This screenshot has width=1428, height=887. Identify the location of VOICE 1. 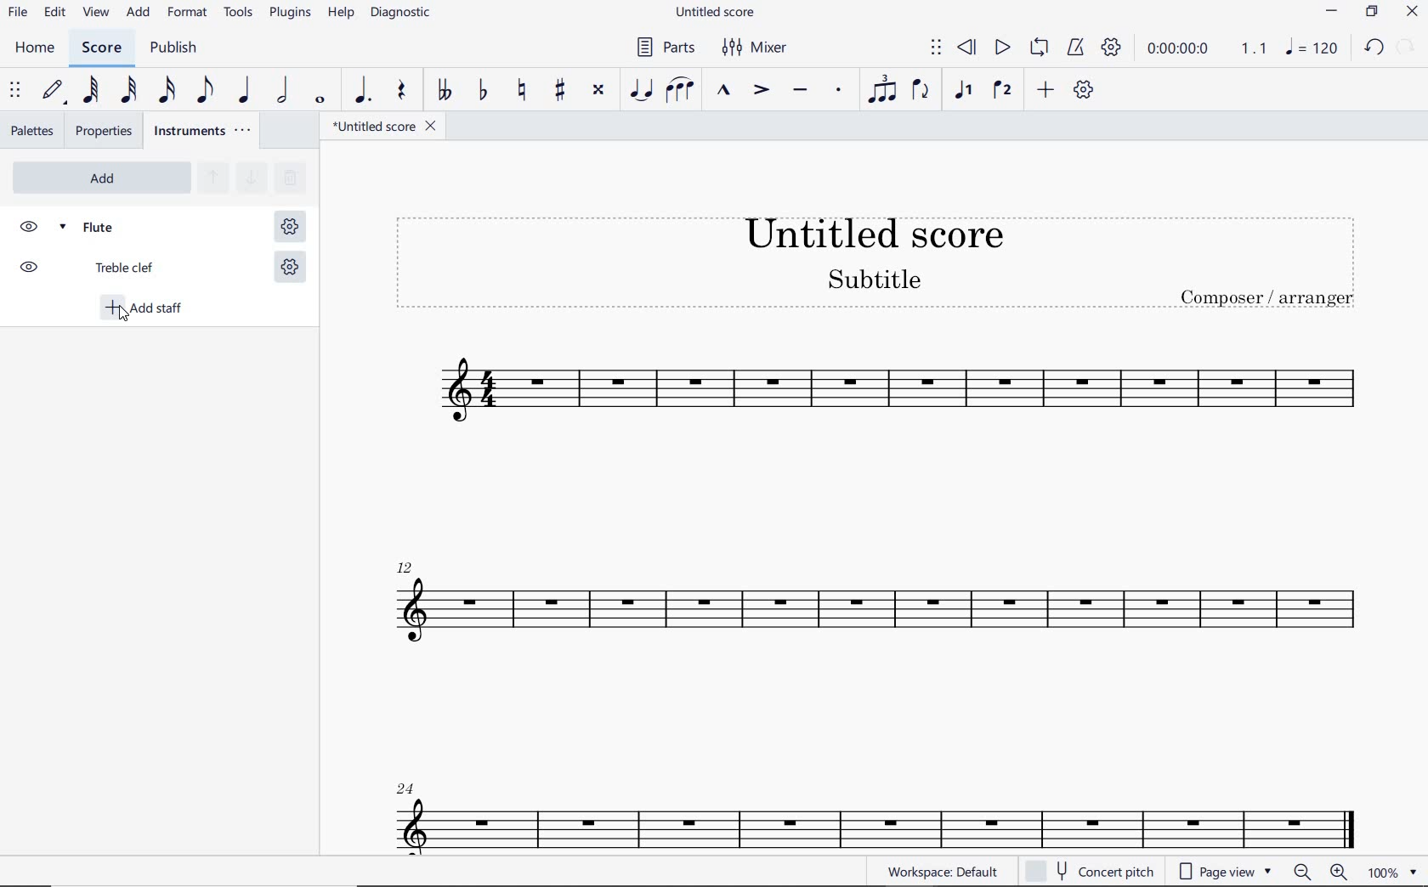
(962, 92).